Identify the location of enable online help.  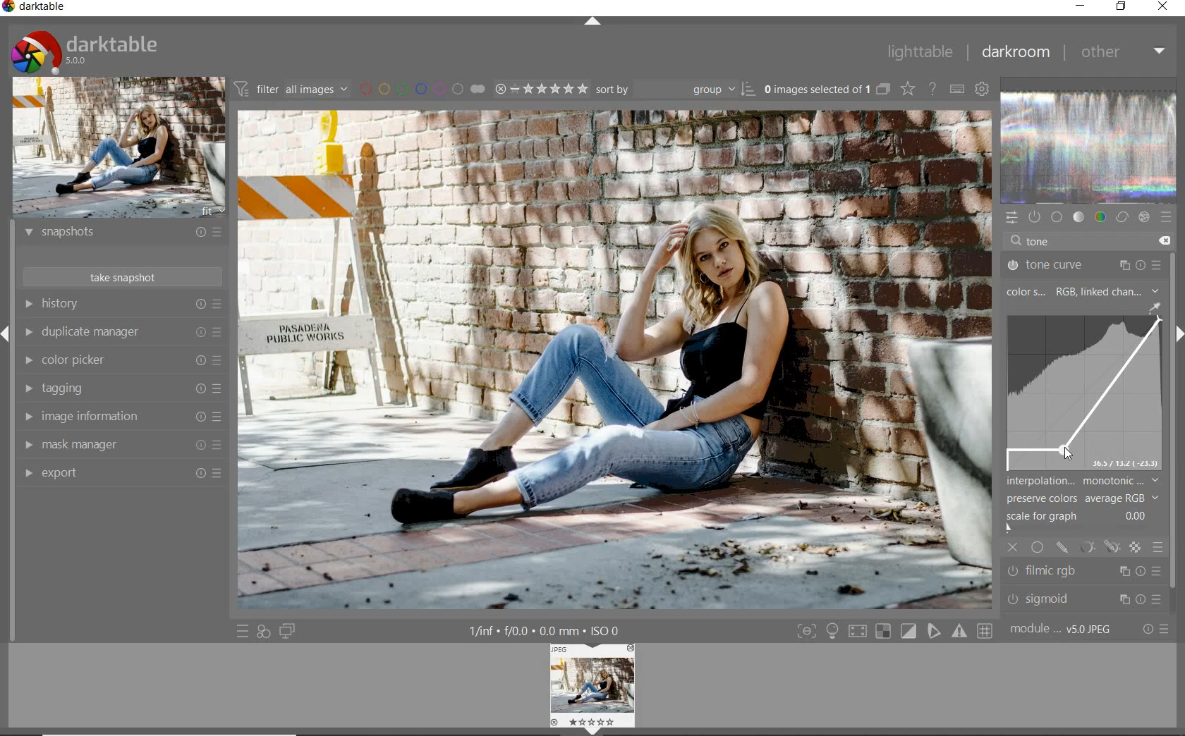
(933, 90).